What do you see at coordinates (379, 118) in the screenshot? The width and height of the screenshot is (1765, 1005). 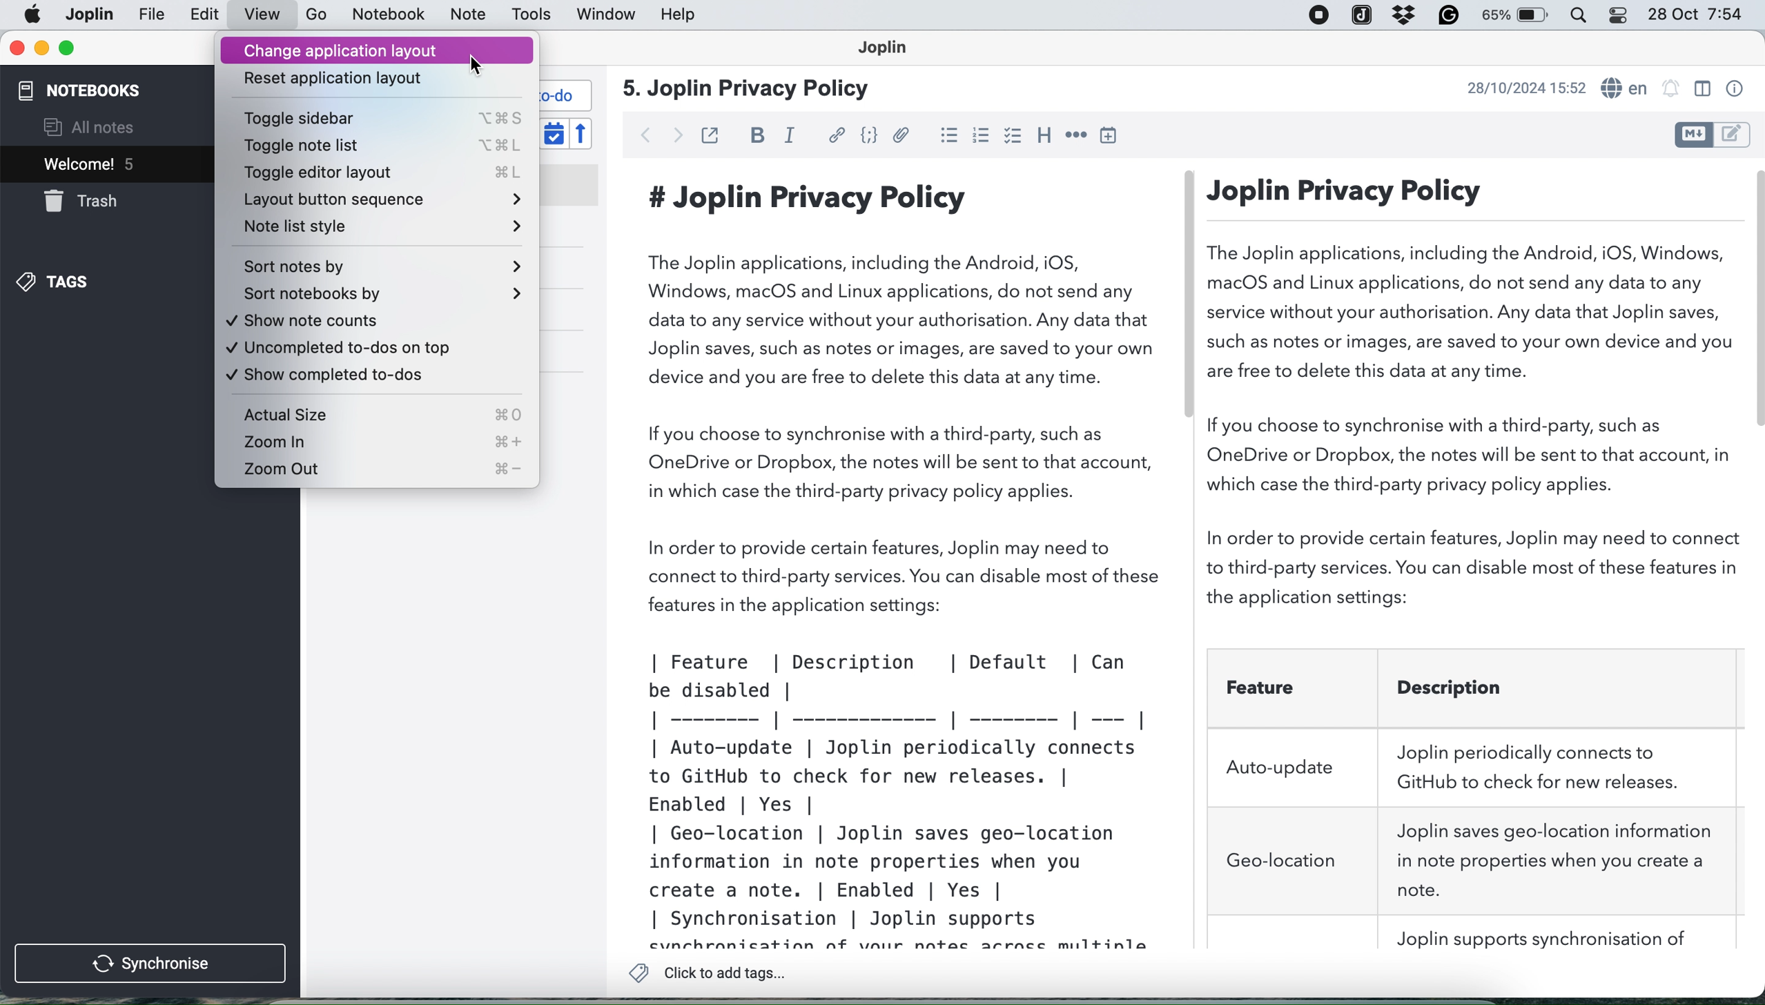 I see `Toggle sidebar` at bounding box center [379, 118].